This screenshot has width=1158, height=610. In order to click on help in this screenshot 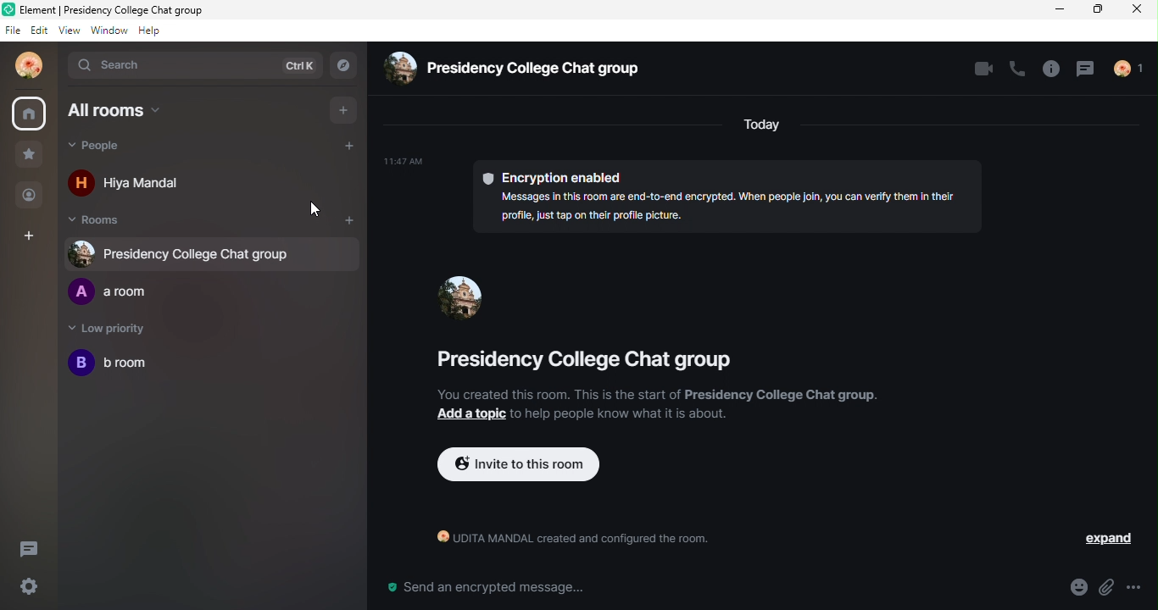, I will do `click(149, 33)`.